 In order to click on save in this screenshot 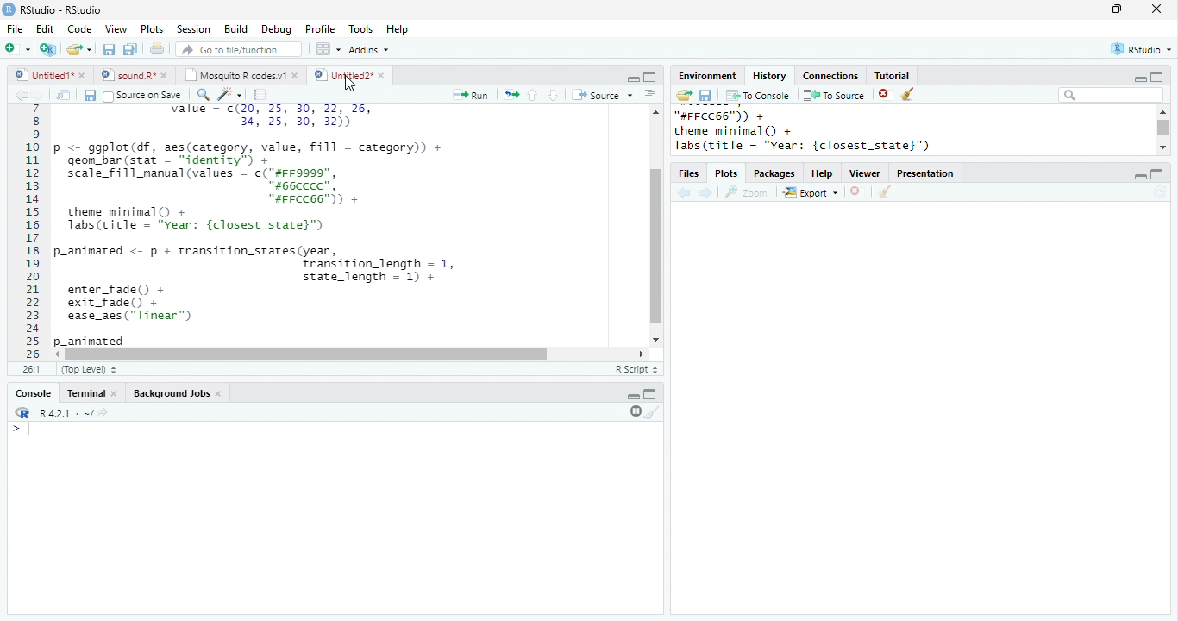, I will do `click(109, 49)`.